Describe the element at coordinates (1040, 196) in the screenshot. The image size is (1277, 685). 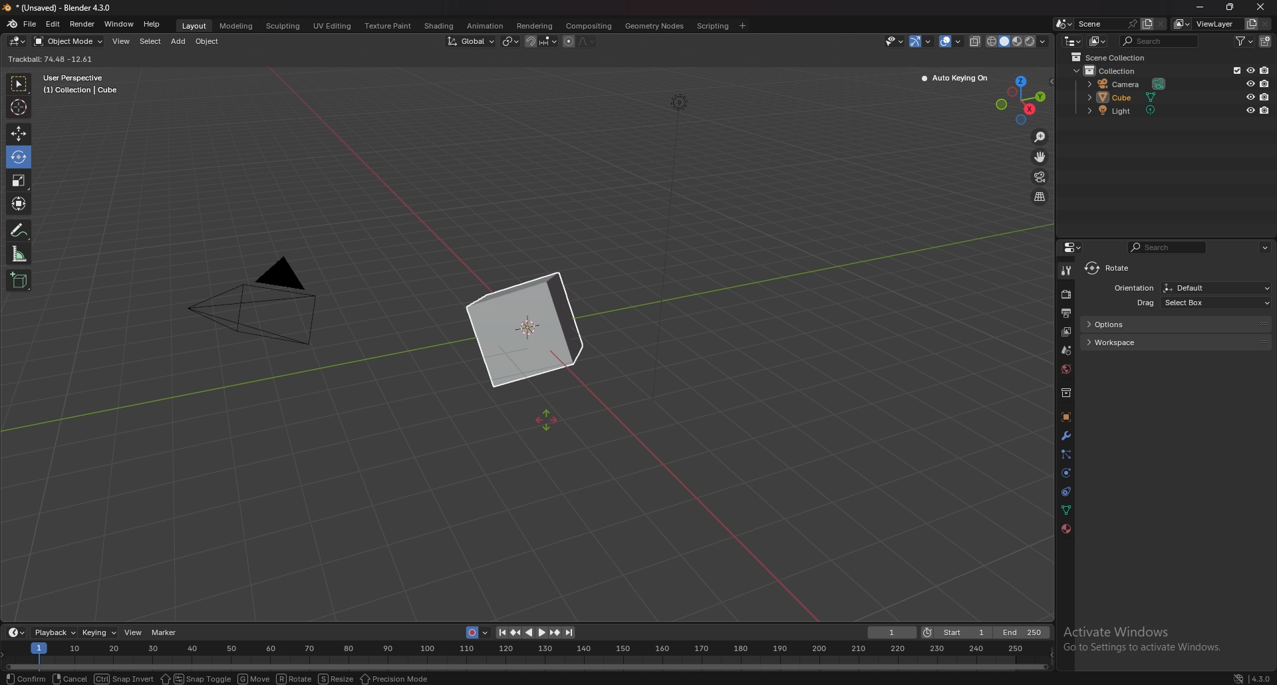
I see `perspective/orthographic` at that location.